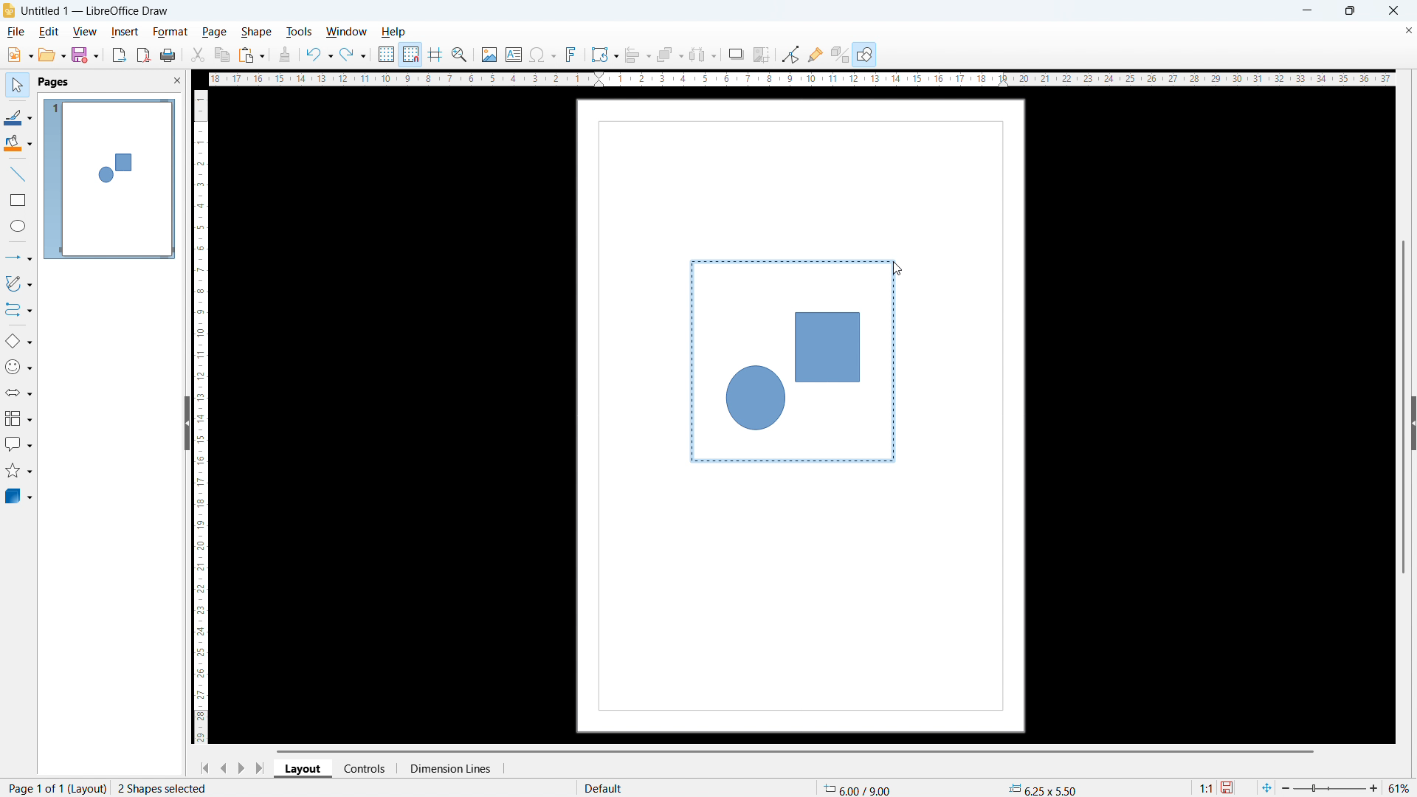  I want to click on previous page, so click(224, 768).